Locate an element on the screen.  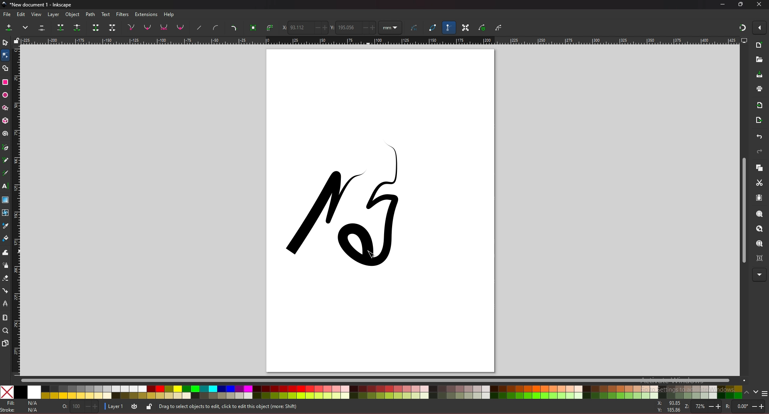
up is located at coordinates (747, 392).